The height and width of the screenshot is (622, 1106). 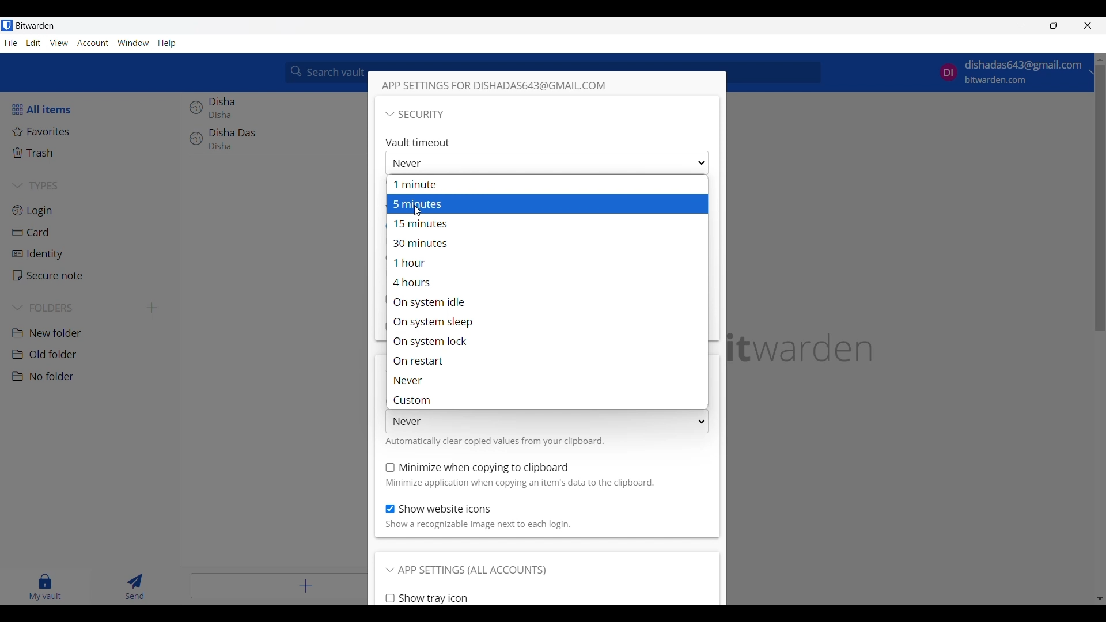 What do you see at coordinates (478, 468) in the screenshot?
I see `Toggle for Minimize when copying to clipboard` at bounding box center [478, 468].